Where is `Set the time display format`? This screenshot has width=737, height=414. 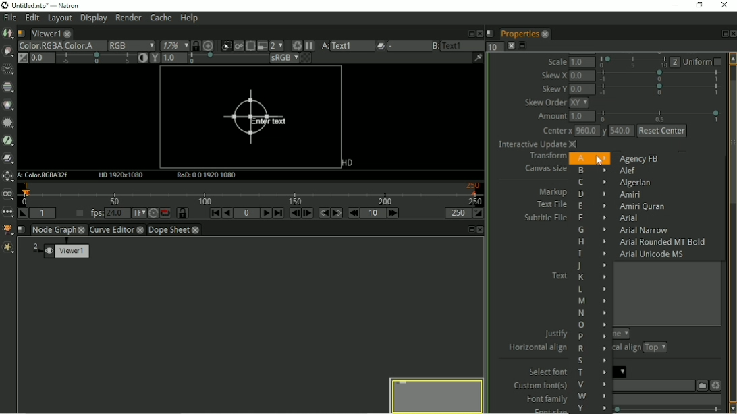
Set the time display format is located at coordinates (139, 213).